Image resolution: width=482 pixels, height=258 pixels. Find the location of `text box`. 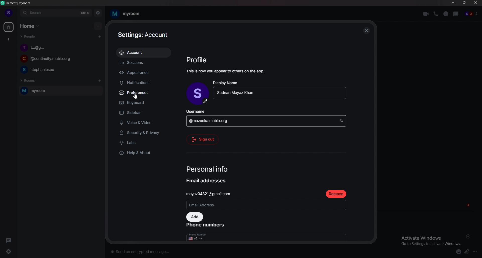

text box is located at coordinates (182, 250).